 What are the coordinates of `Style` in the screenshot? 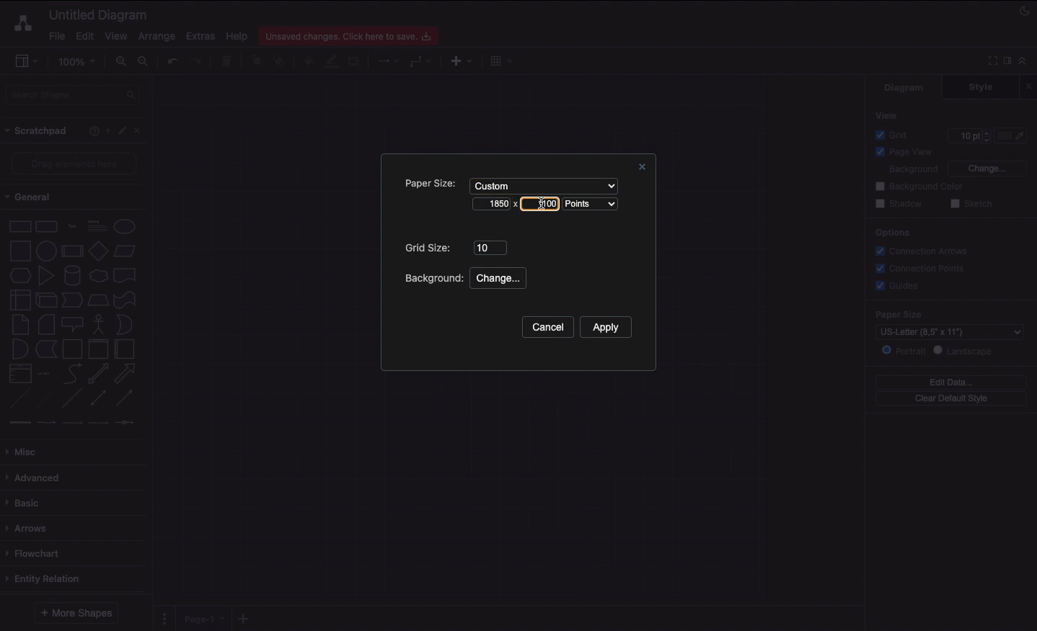 It's located at (982, 86).